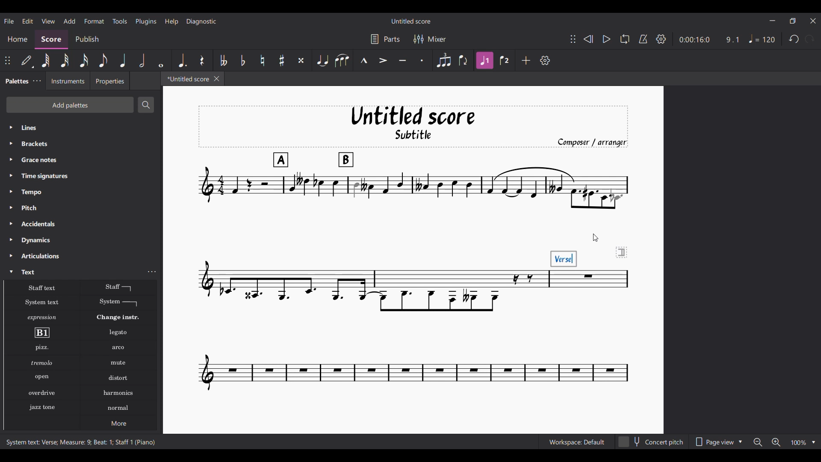 The width and height of the screenshot is (821, 462). I want to click on Minimize, so click(773, 21).